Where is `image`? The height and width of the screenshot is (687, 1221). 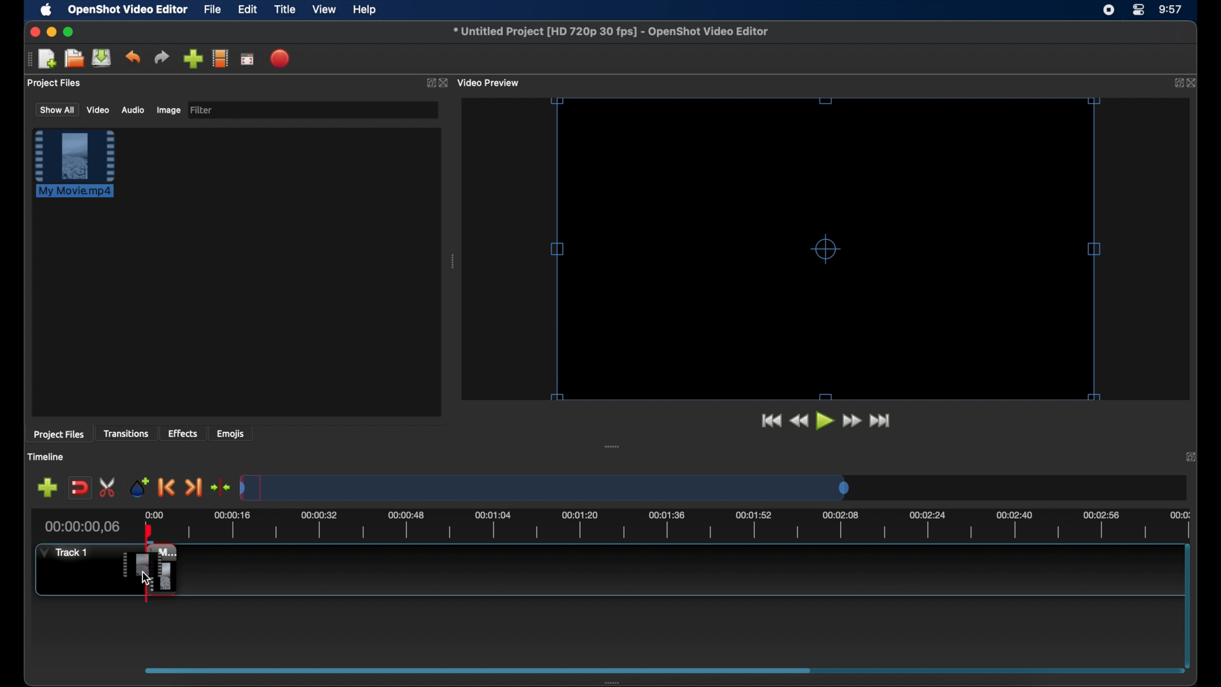 image is located at coordinates (168, 111).